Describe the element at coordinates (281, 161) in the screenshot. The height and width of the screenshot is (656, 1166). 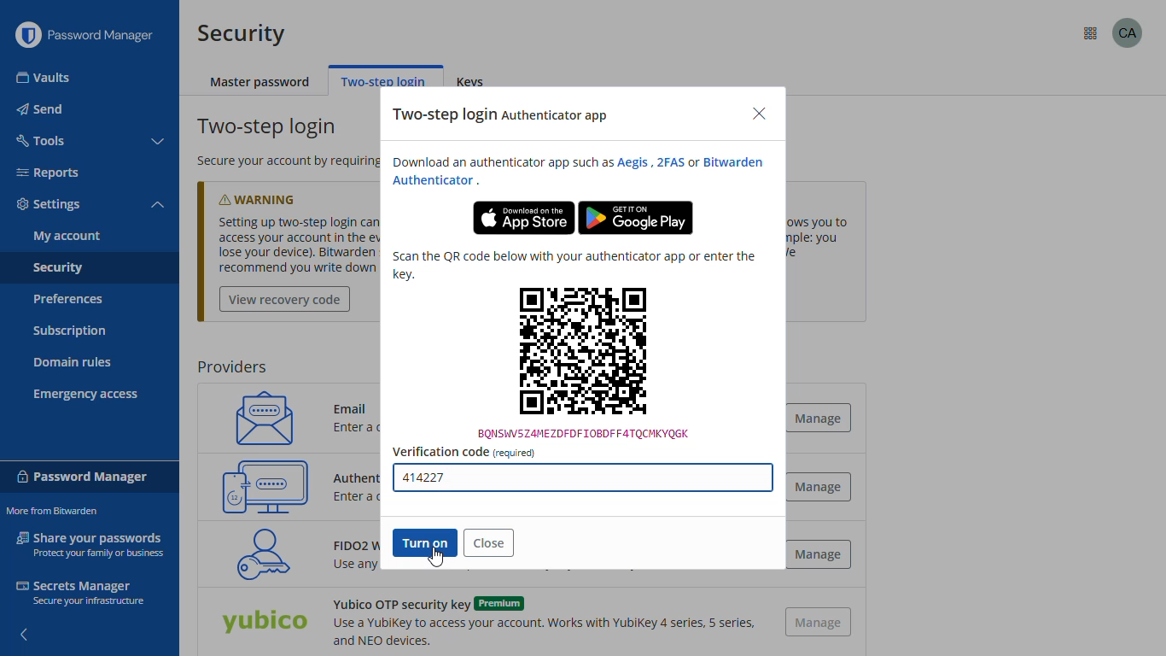
I see `secure your account by requiring an additional step when logging in` at that location.